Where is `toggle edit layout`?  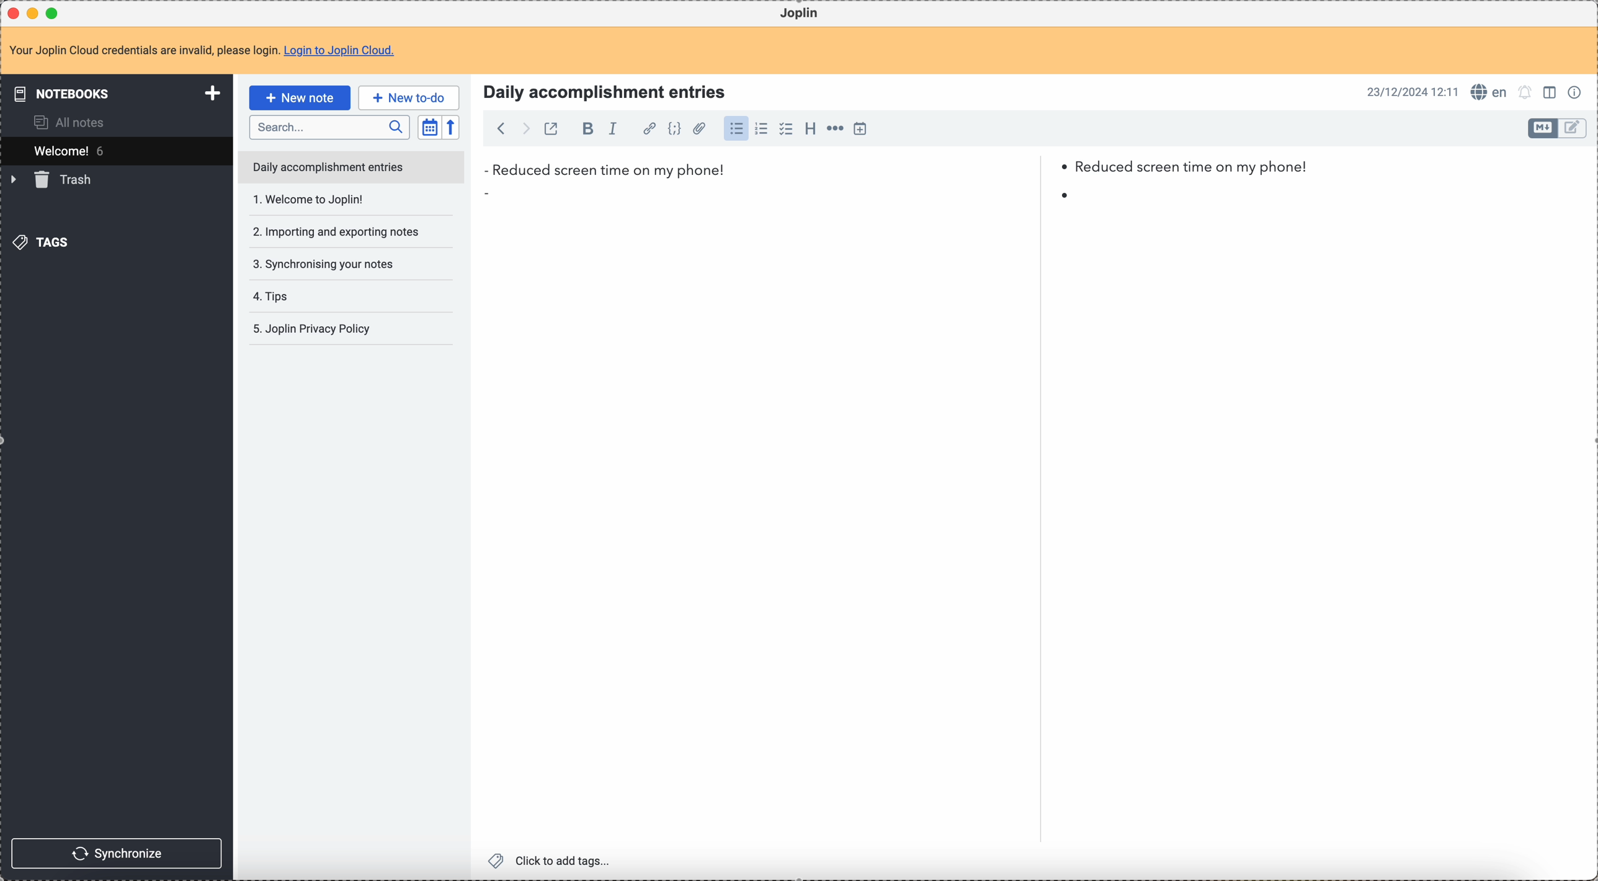
toggle edit layout is located at coordinates (1543, 128).